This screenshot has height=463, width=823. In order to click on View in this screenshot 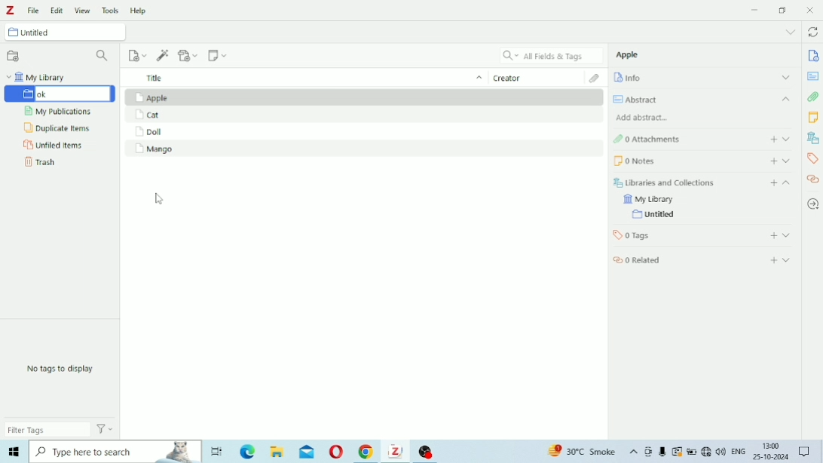, I will do `click(82, 10)`.